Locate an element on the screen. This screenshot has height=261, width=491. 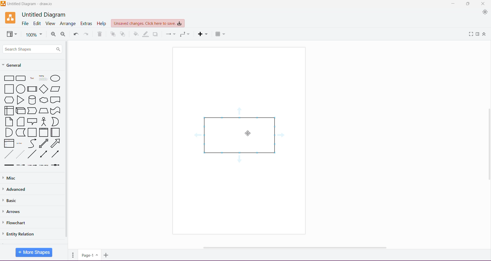
Canvas with selected shape is located at coordinates (239, 140).